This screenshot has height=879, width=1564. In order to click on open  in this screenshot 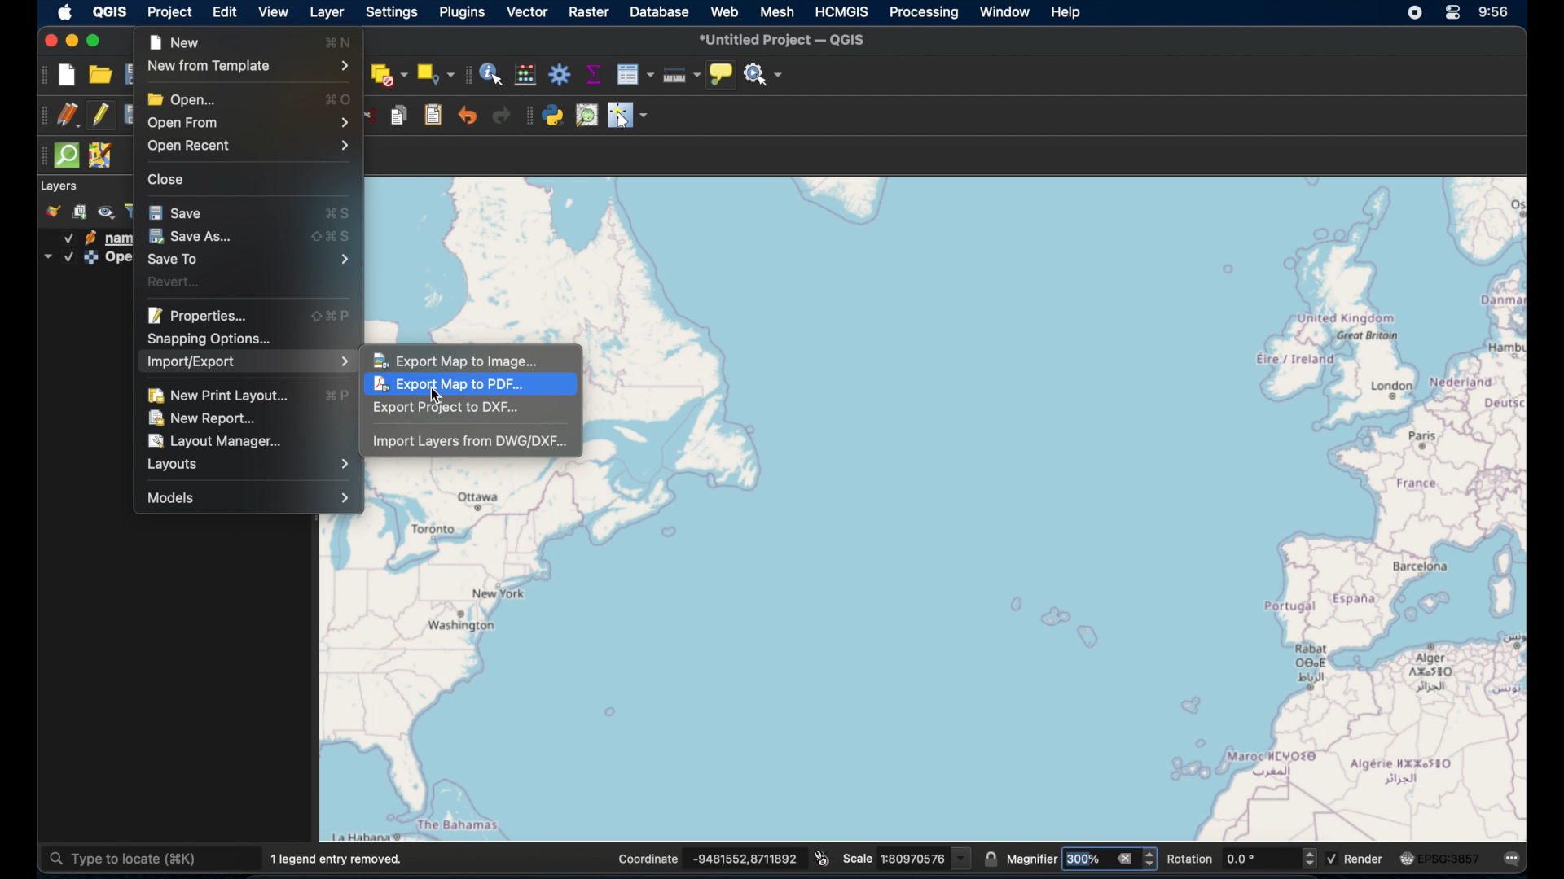, I will do `click(181, 98)`.